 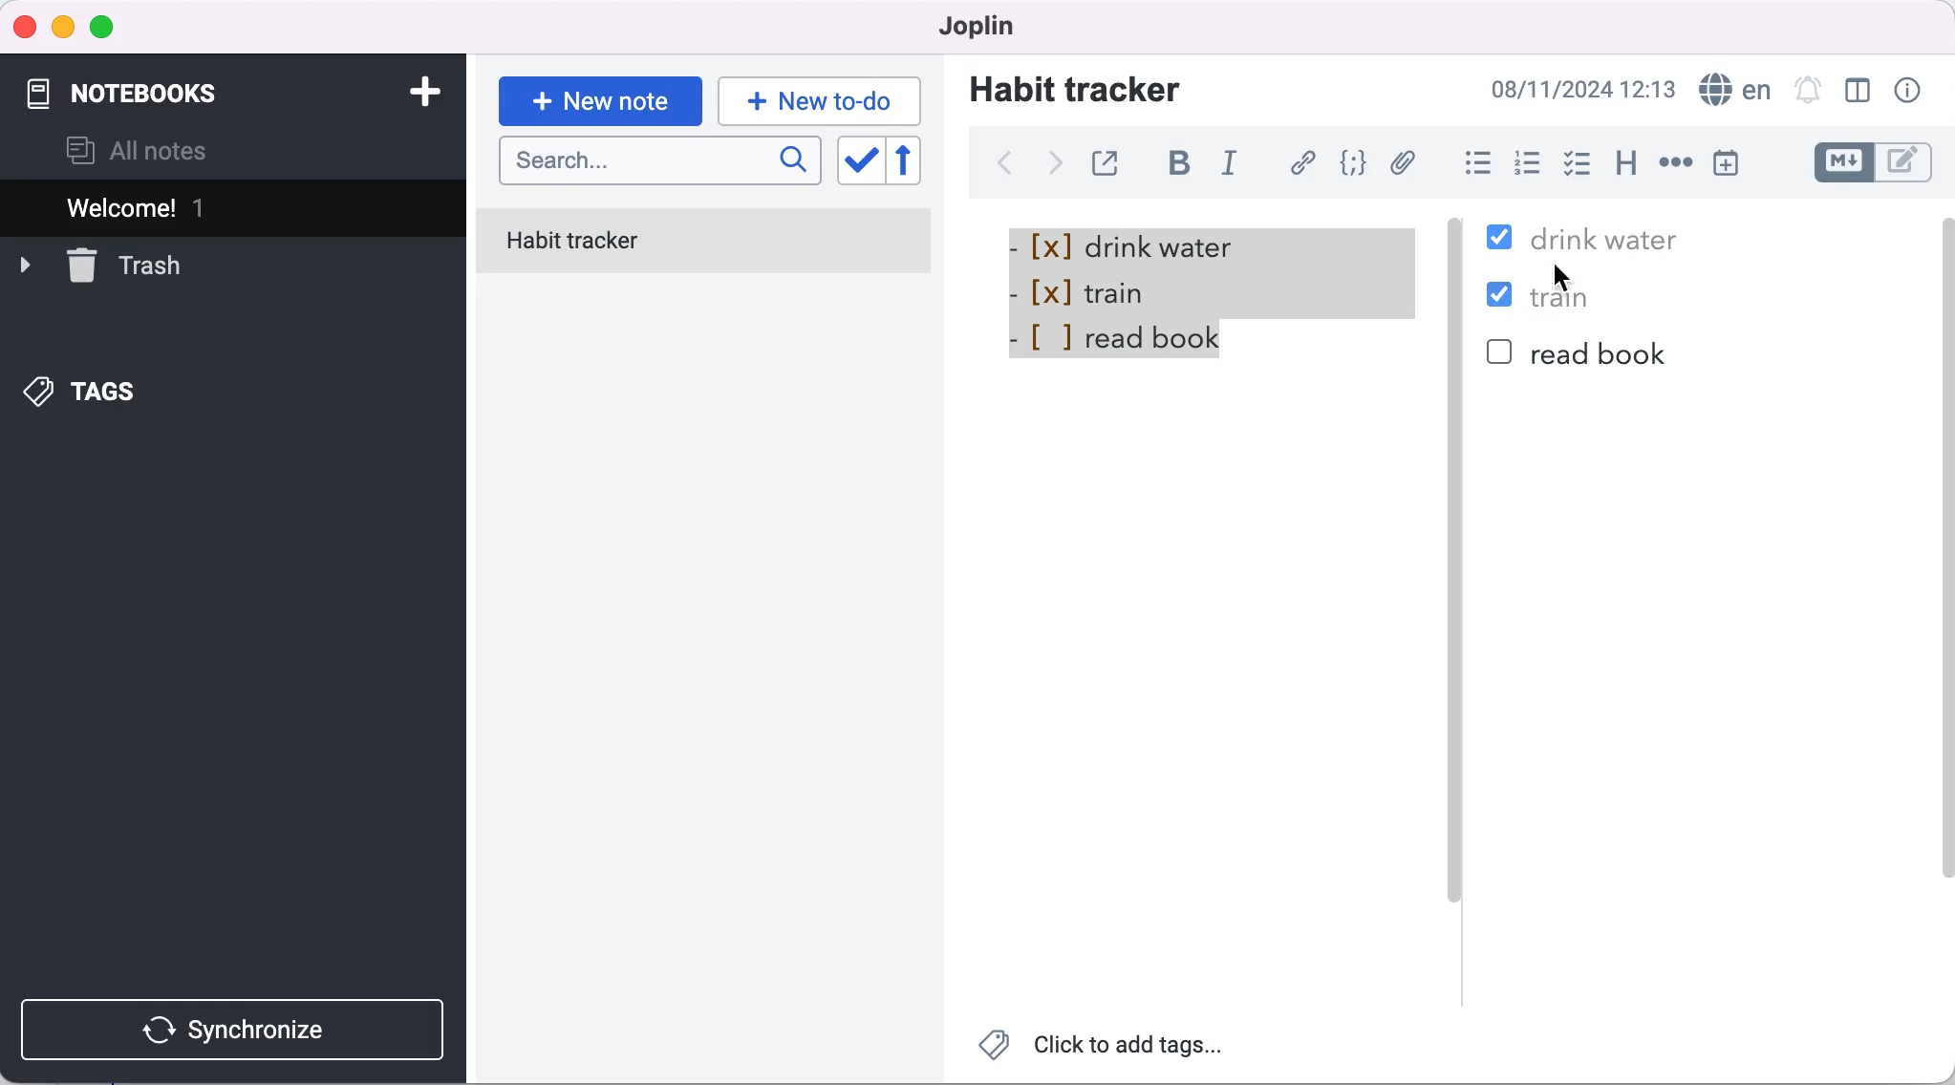 What do you see at coordinates (1504, 298) in the screenshot?
I see `box 2 selected` at bounding box center [1504, 298].